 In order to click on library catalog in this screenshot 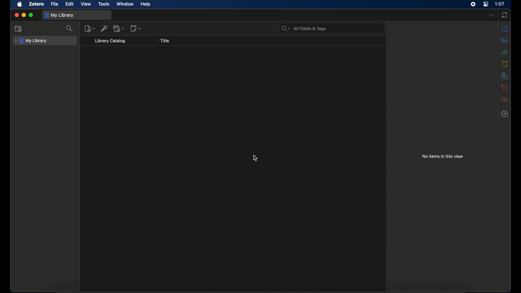, I will do `click(110, 41)`.